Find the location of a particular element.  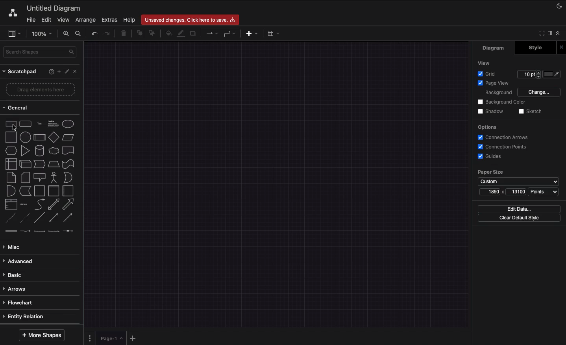

Diagram is located at coordinates (56, 7).